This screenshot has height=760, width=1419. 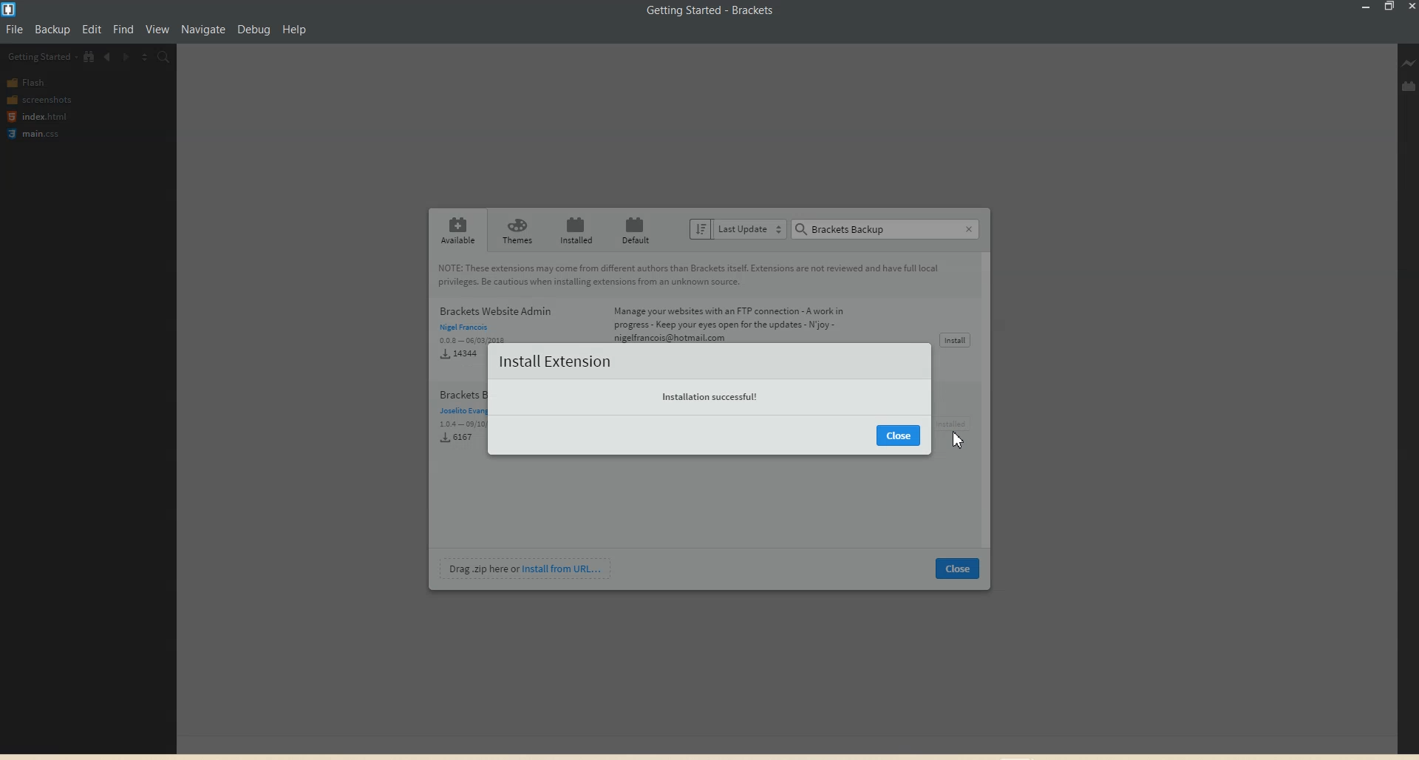 What do you see at coordinates (1367, 7) in the screenshot?
I see `Minimize` at bounding box center [1367, 7].